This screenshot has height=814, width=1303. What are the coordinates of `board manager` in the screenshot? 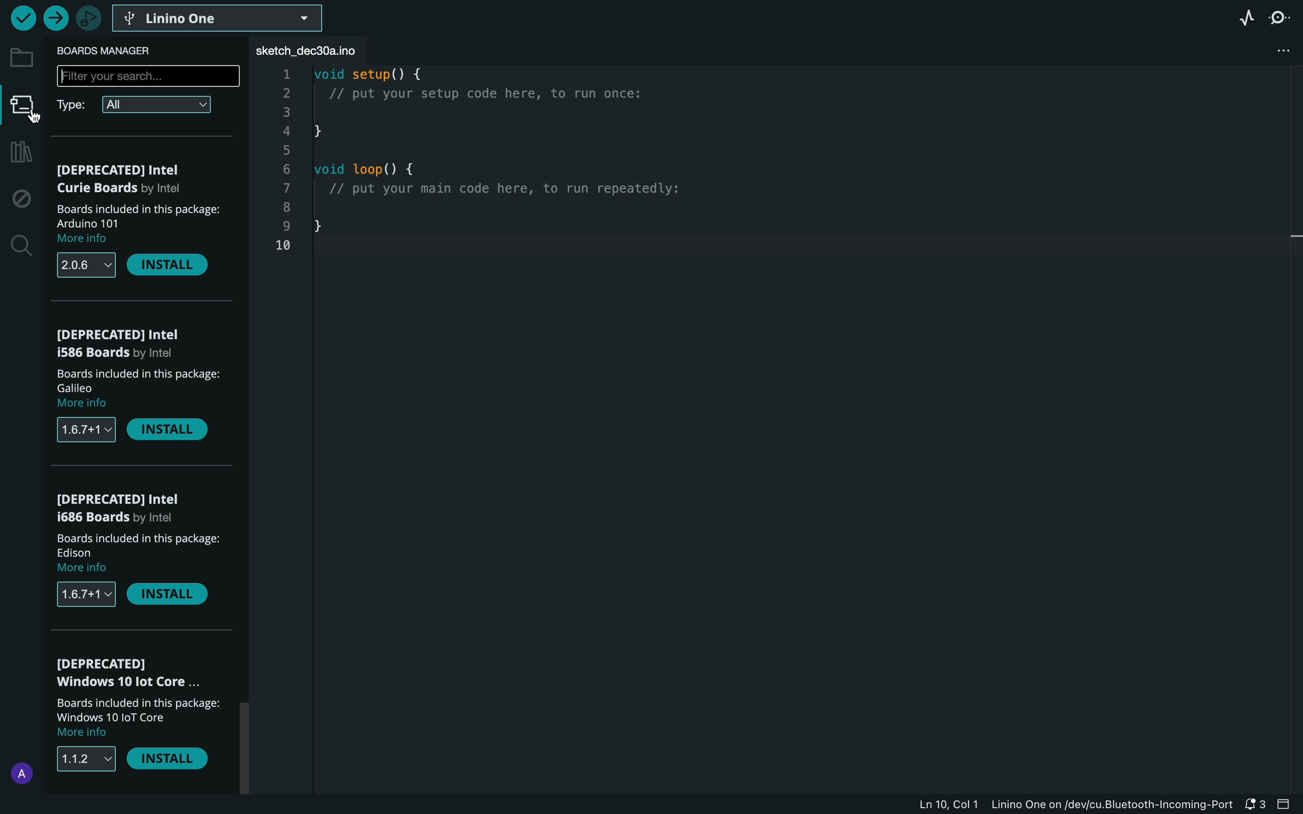 It's located at (22, 106).